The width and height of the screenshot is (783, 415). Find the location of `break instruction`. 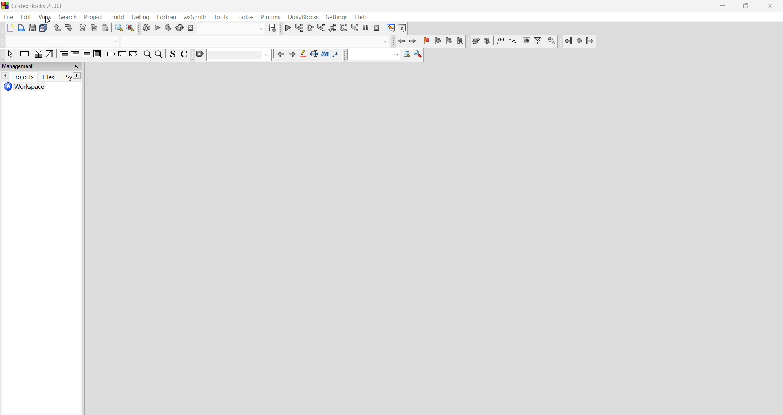

break instruction is located at coordinates (110, 55).